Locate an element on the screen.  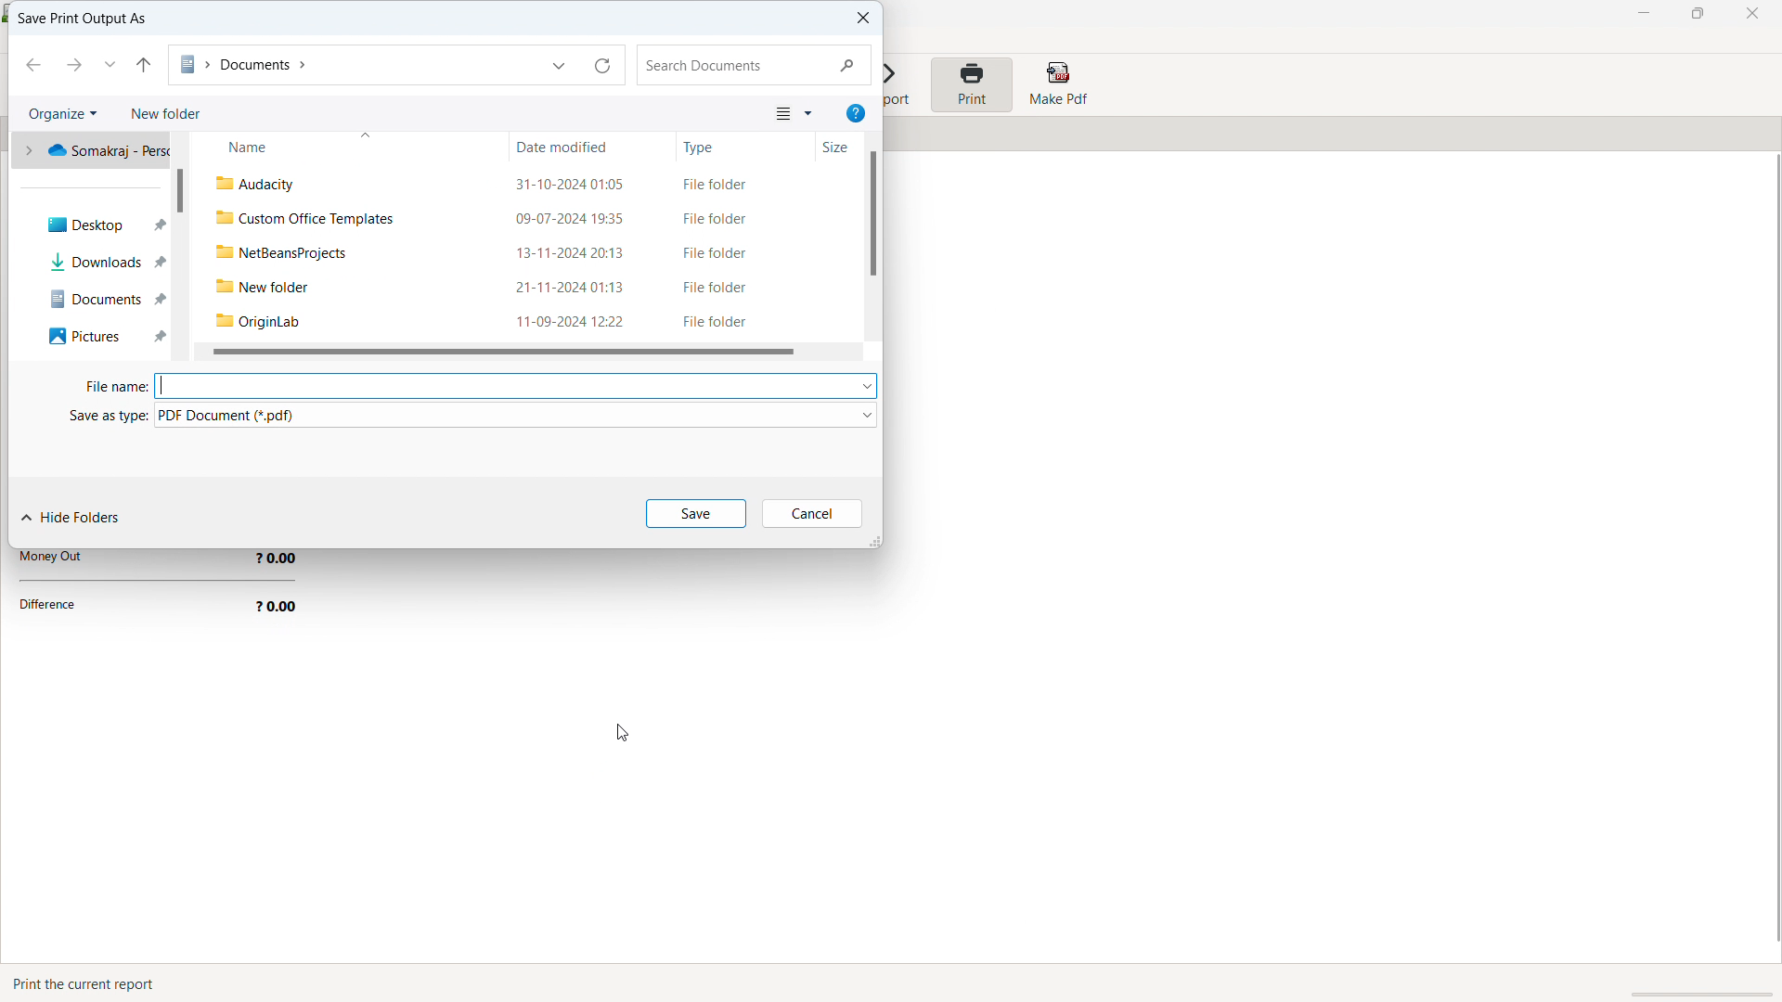
PA pictures » is located at coordinates (99, 336).